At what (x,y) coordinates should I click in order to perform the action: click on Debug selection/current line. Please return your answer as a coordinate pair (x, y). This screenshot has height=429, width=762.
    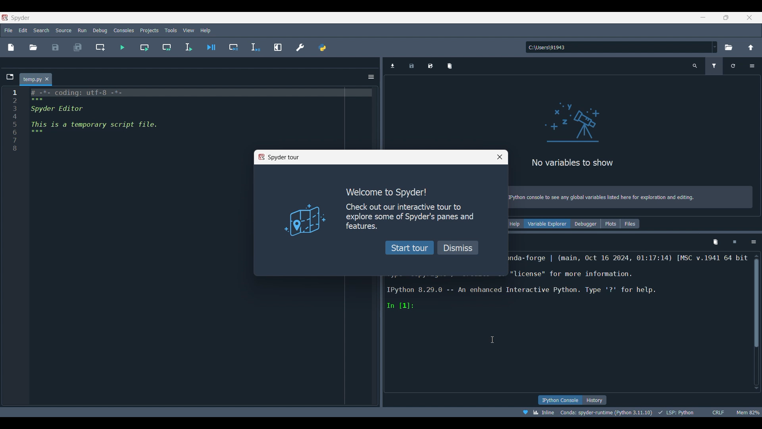
    Looking at the image, I should click on (256, 47).